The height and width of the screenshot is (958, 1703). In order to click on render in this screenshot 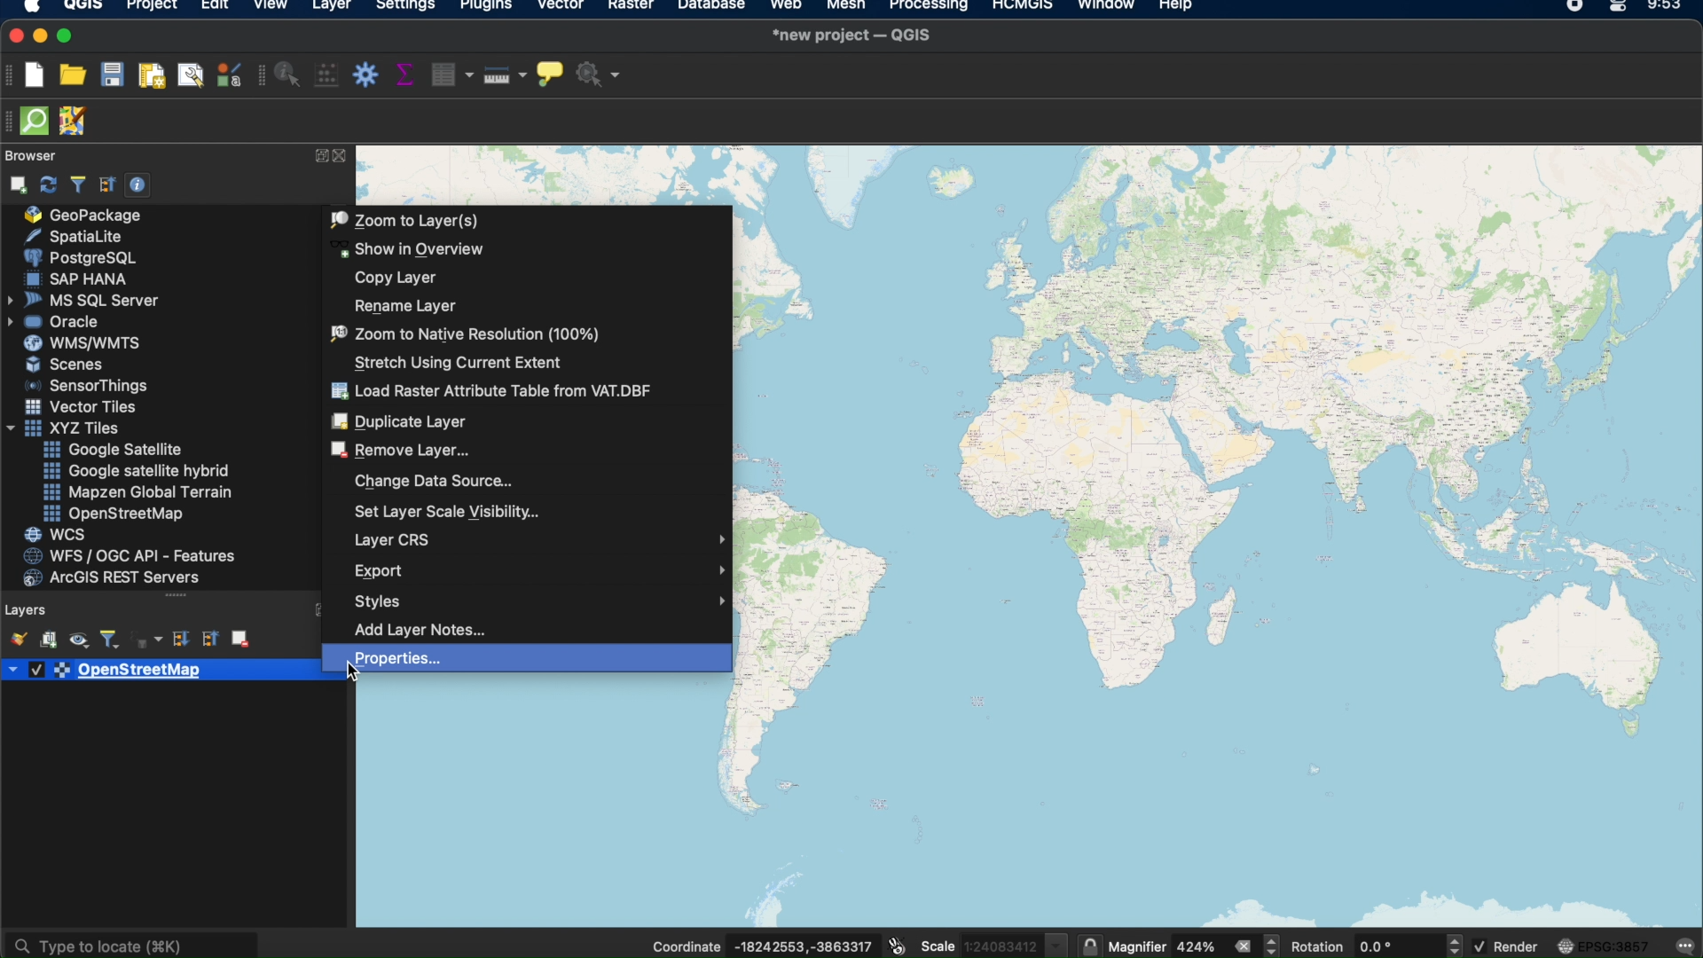, I will do `click(1507, 947)`.